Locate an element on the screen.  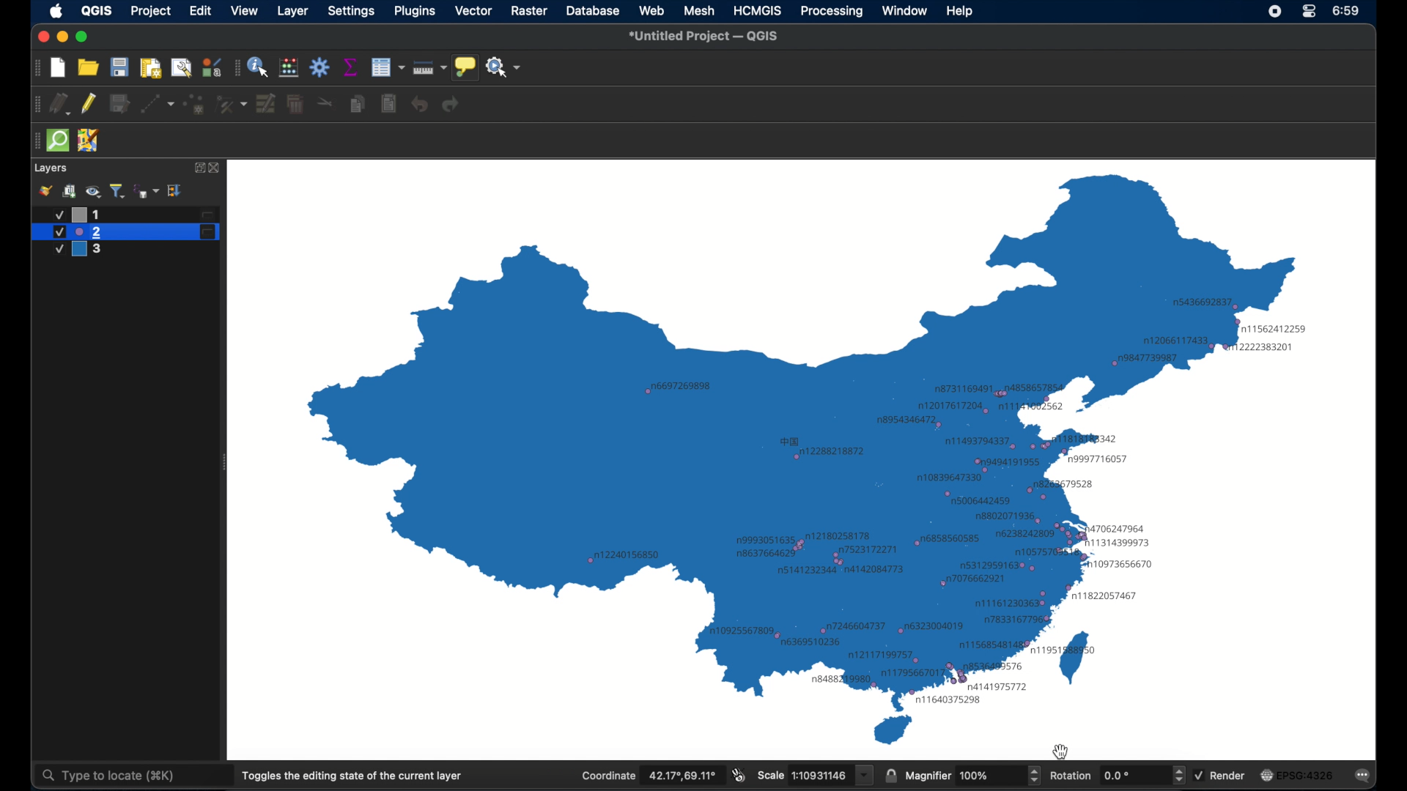
expand is located at coordinates (197, 168).